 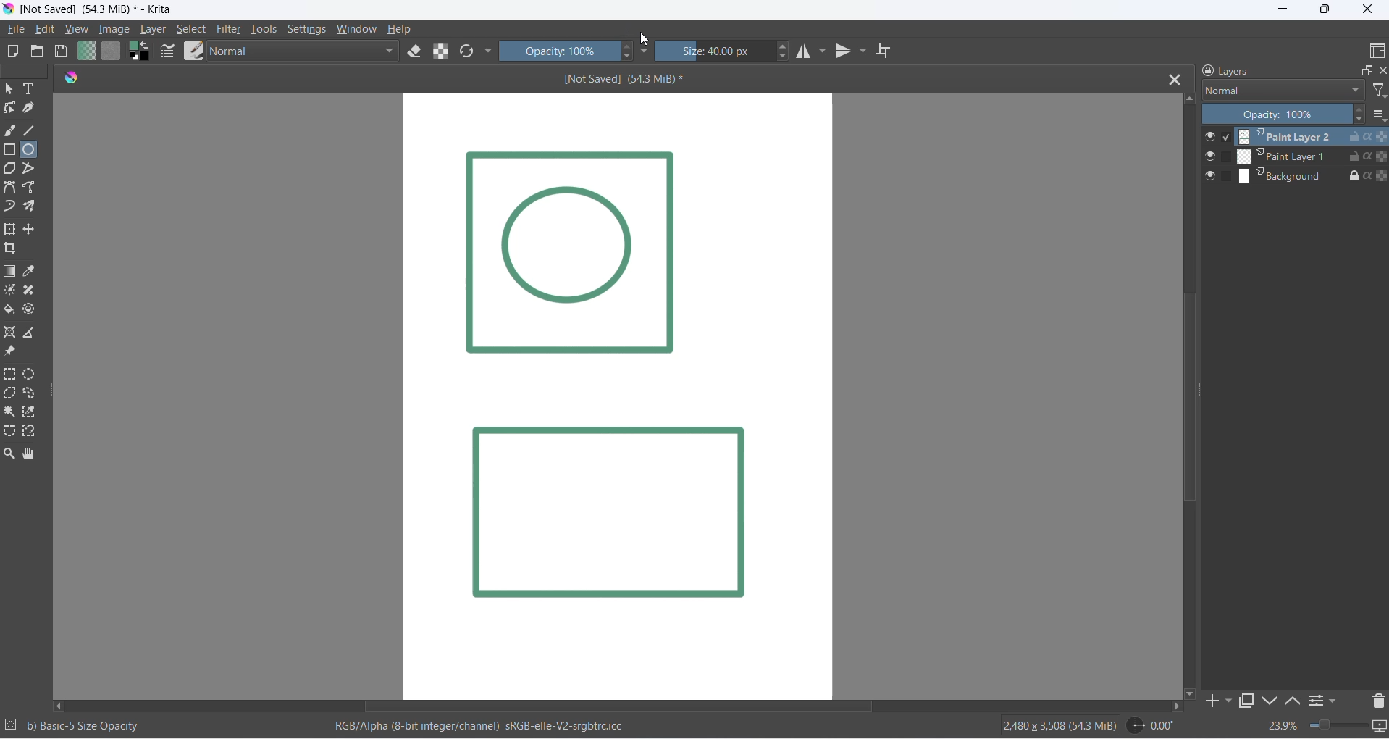 I want to click on help, so click(x=399, y=30).